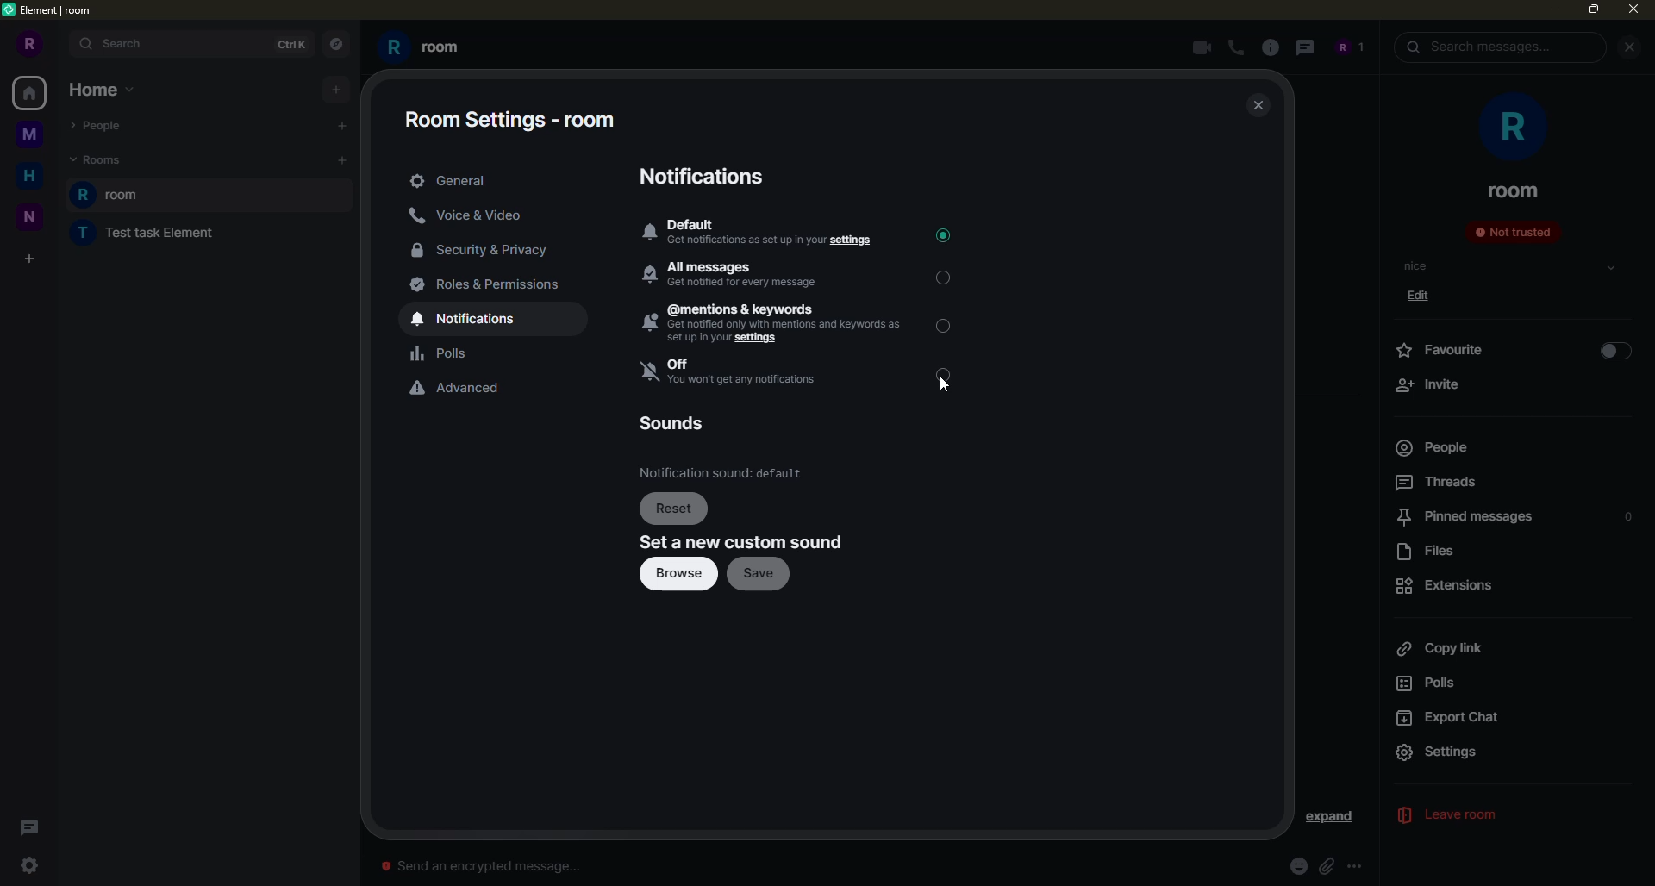 This screenshot has width=1655, height=886. I want to click on off, so click(732, 373).